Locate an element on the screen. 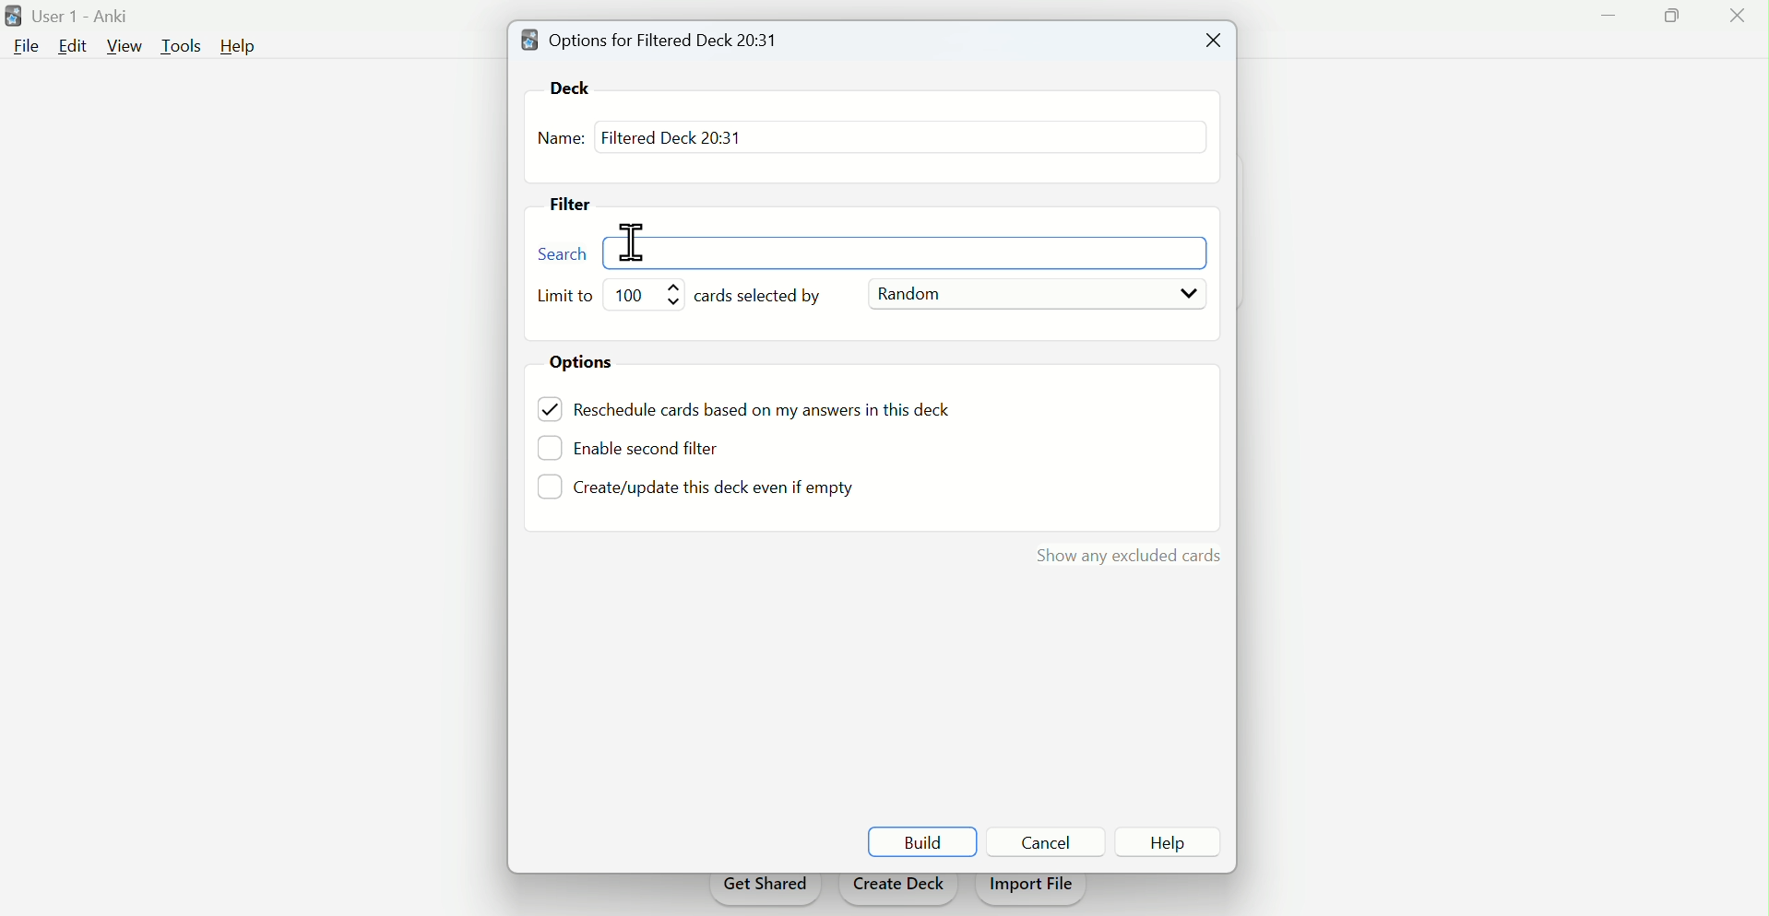 The image size is (1769, 916). Maximise is located at coordinates (1664, 23).